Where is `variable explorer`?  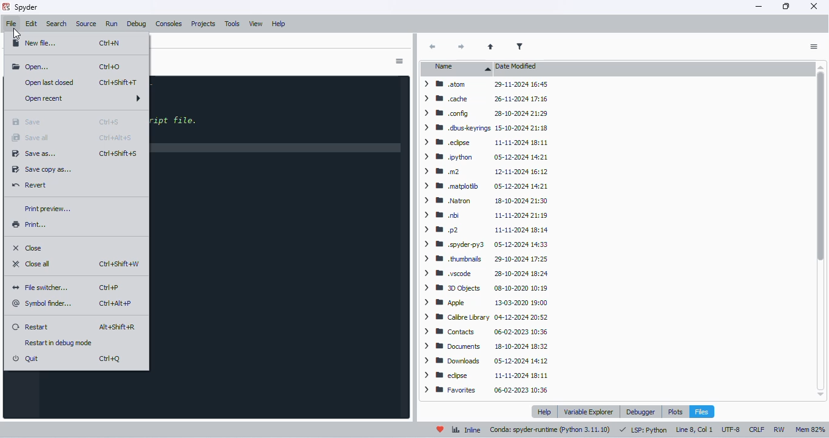
variable explorer is located at coordinates (587, 412).